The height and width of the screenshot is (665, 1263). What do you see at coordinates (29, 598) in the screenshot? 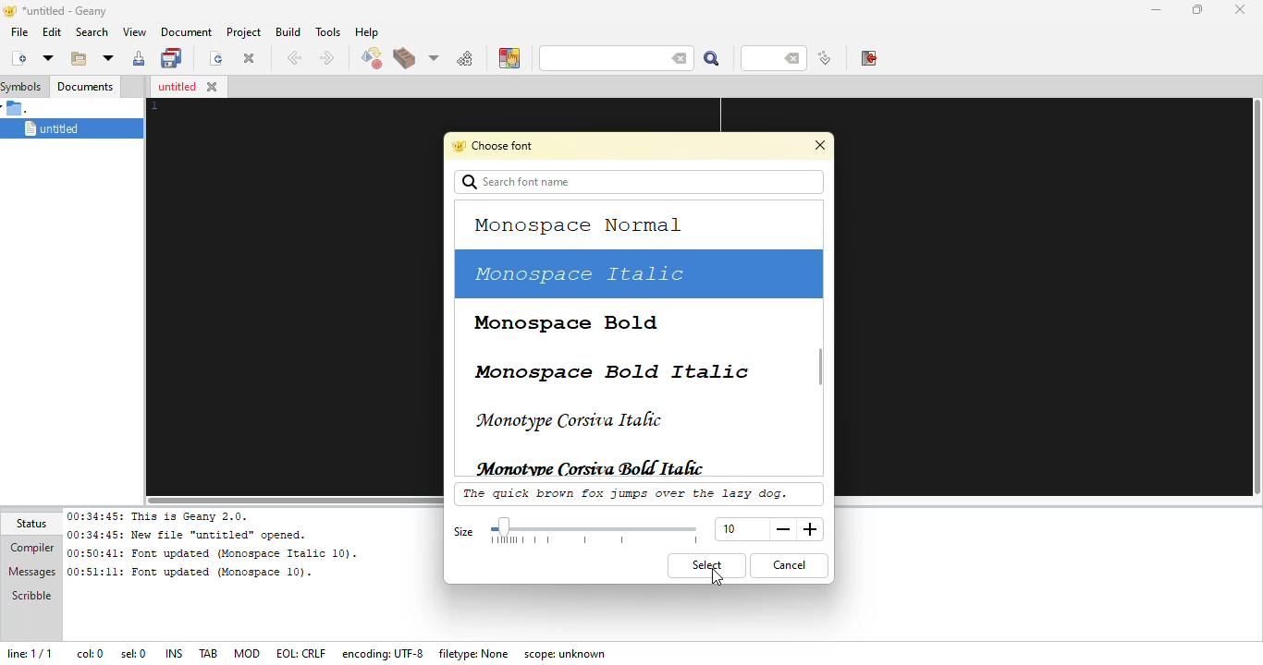
I see `scribble` at bounding box center [29, 598].